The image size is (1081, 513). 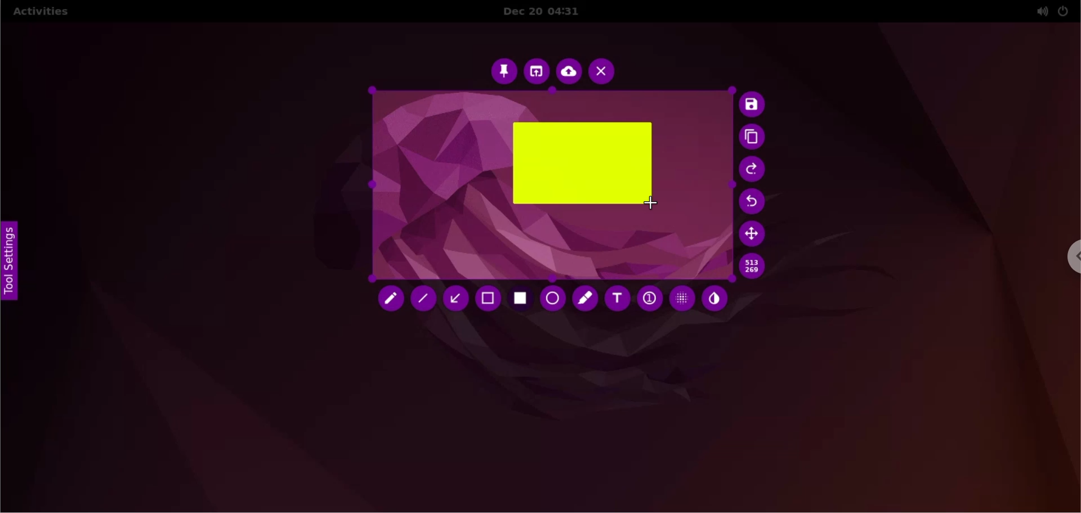 I want to click on rectangle tool, so click(x=521, y=299).